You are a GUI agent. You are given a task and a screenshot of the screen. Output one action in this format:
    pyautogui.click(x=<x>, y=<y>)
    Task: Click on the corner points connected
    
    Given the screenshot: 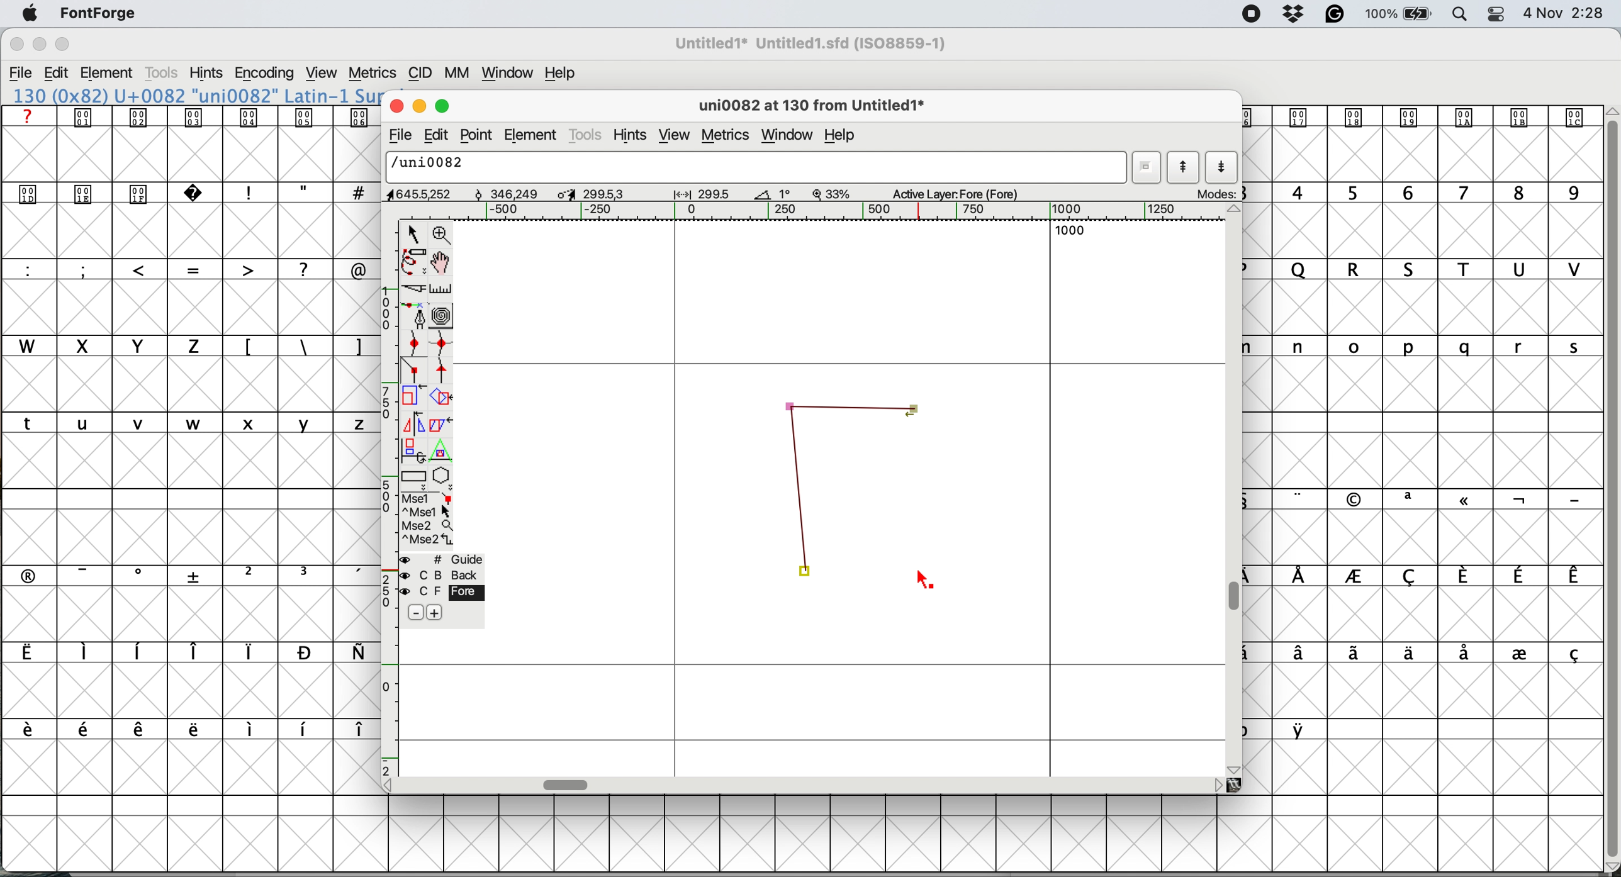 What is the action you would take?
    pyautogui.click(x=800, y=498)
    